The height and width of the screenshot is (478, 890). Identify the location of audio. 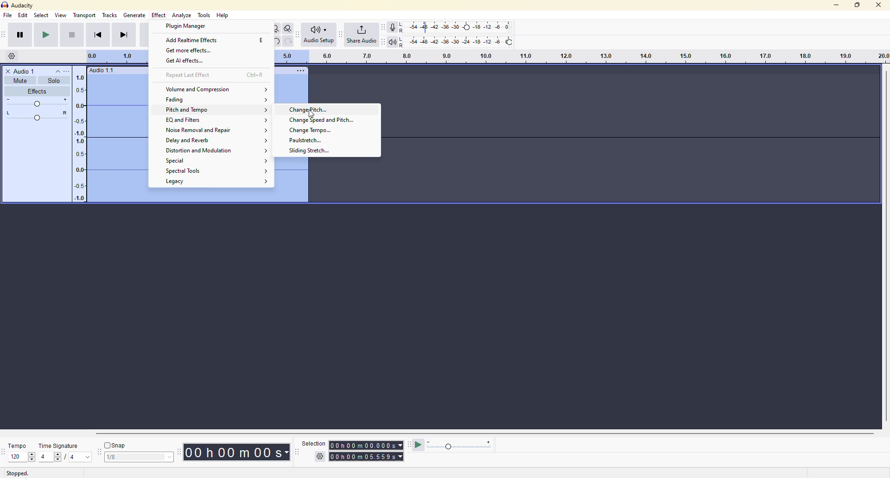
(107, 139).